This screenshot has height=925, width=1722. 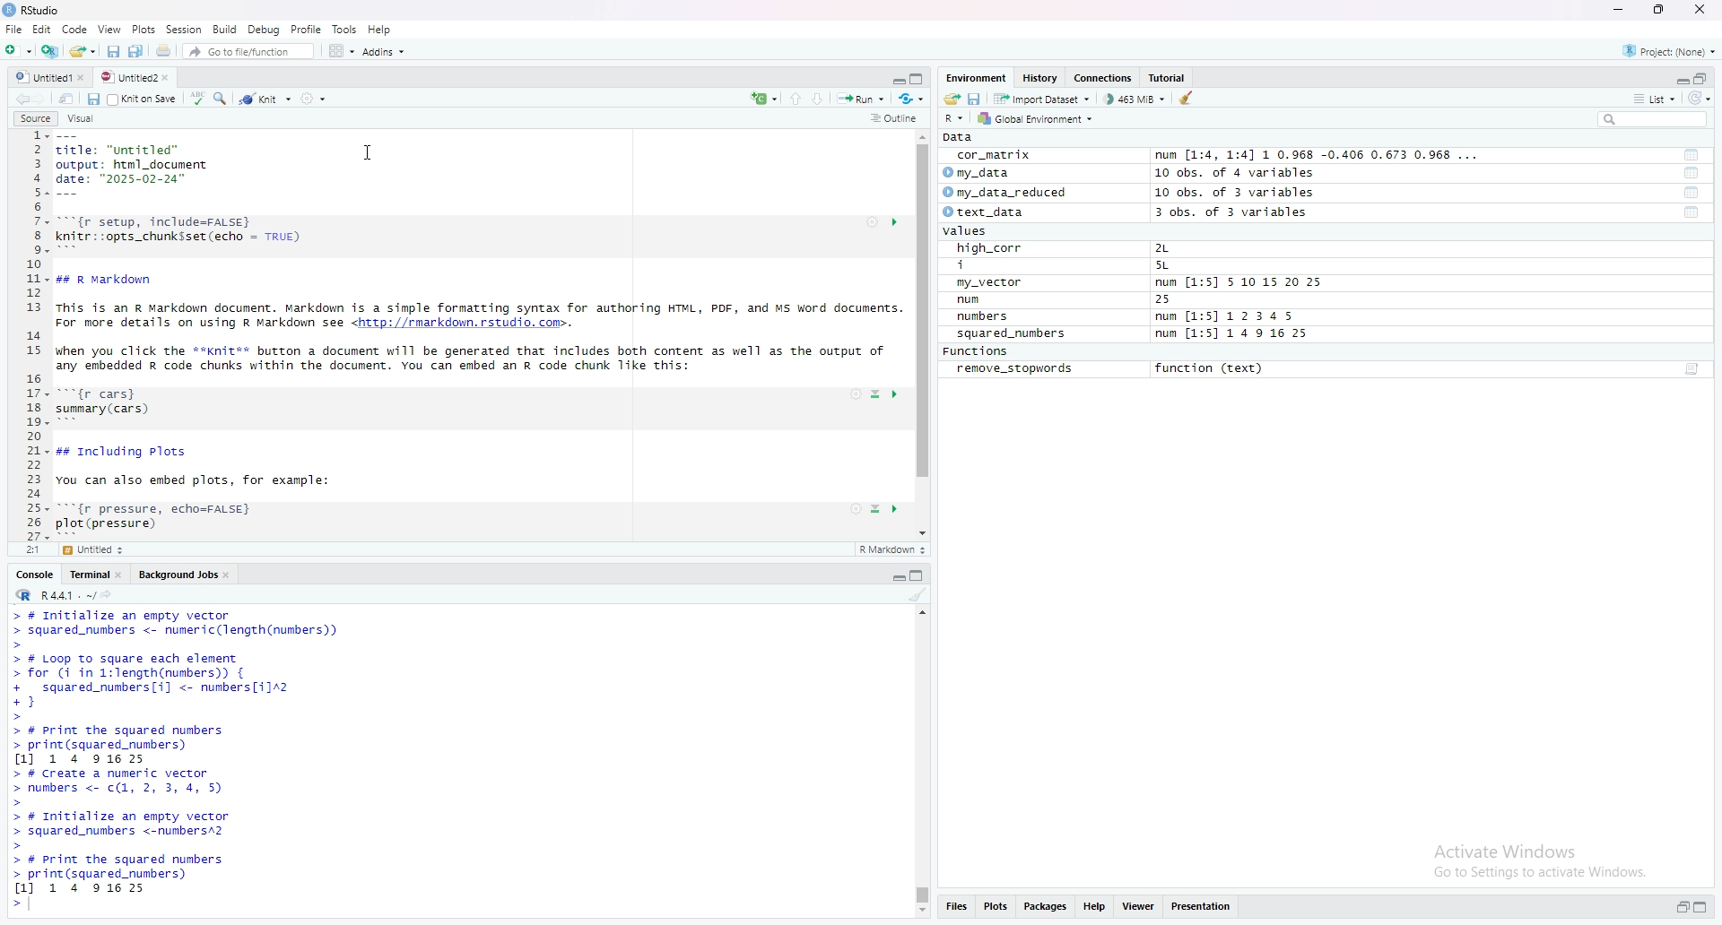 What do you see at coordinates (122, 576) in the screenshot?
I see `close` at bounding box center [122, 576].